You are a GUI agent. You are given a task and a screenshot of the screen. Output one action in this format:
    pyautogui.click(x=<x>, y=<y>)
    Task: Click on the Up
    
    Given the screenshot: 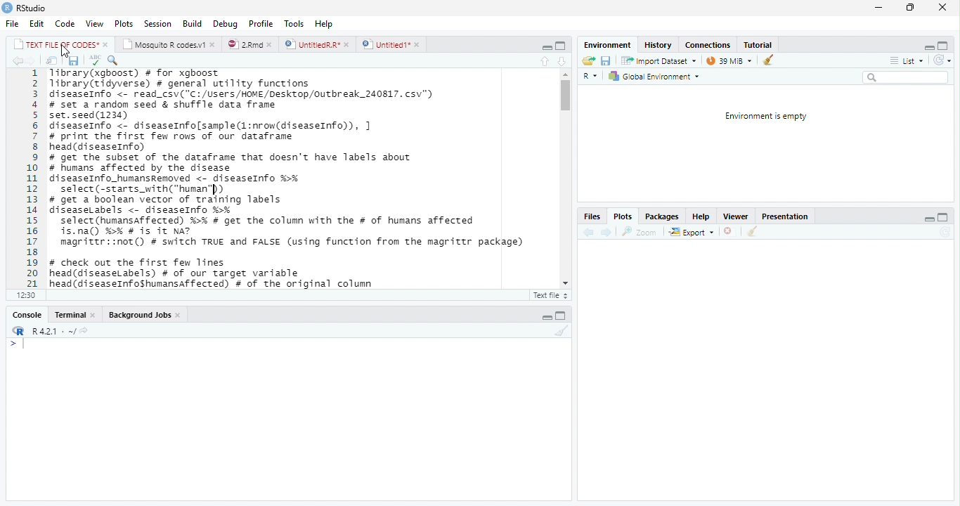 What is the action you would take?
    pyautogui.click(x=543, y=60)
    